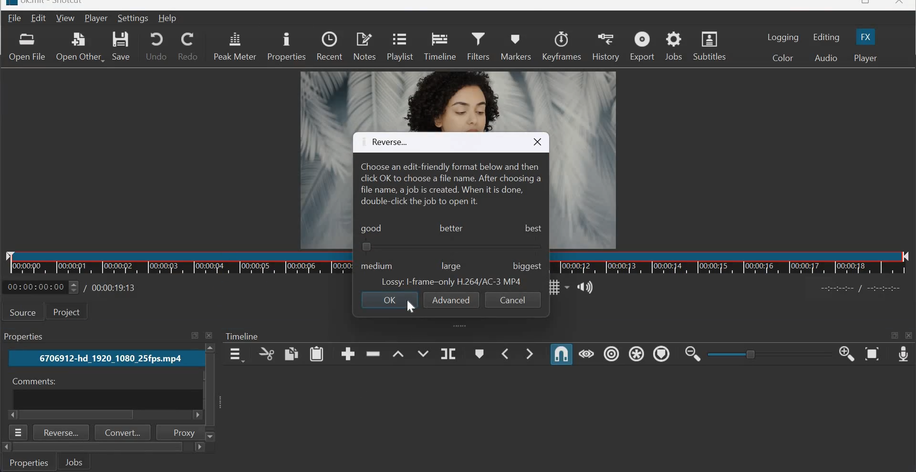 This screenshot has height=472, width=916. I want to click on Playlist, so click(399, 48).